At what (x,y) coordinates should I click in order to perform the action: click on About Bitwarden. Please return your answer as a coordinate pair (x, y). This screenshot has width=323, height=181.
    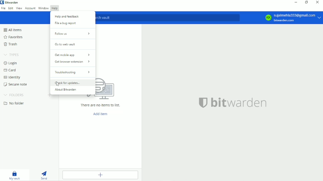
    Looking at the image, I should click on (67, 90).